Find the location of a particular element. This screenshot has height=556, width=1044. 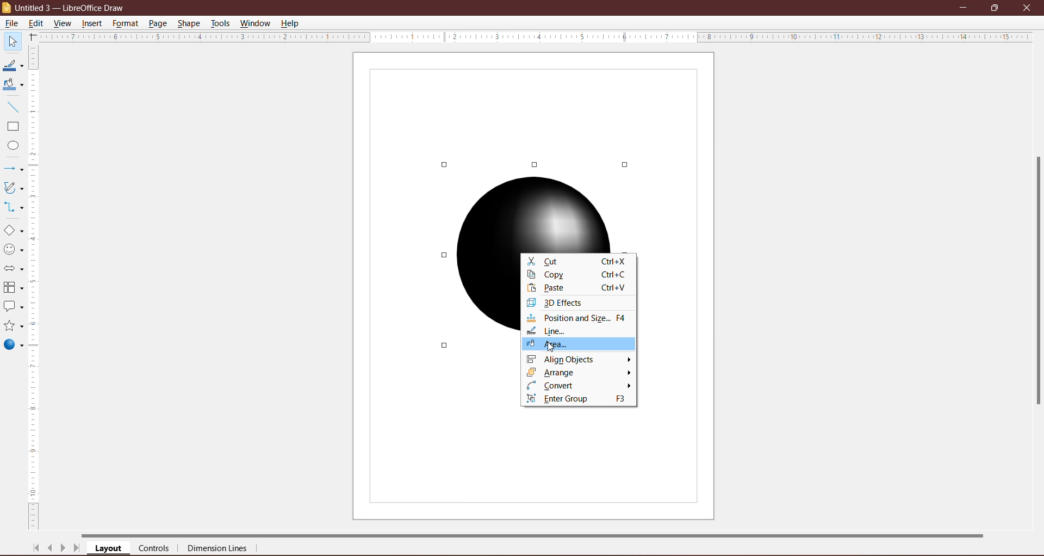

View is located at coordinates (63, 23).